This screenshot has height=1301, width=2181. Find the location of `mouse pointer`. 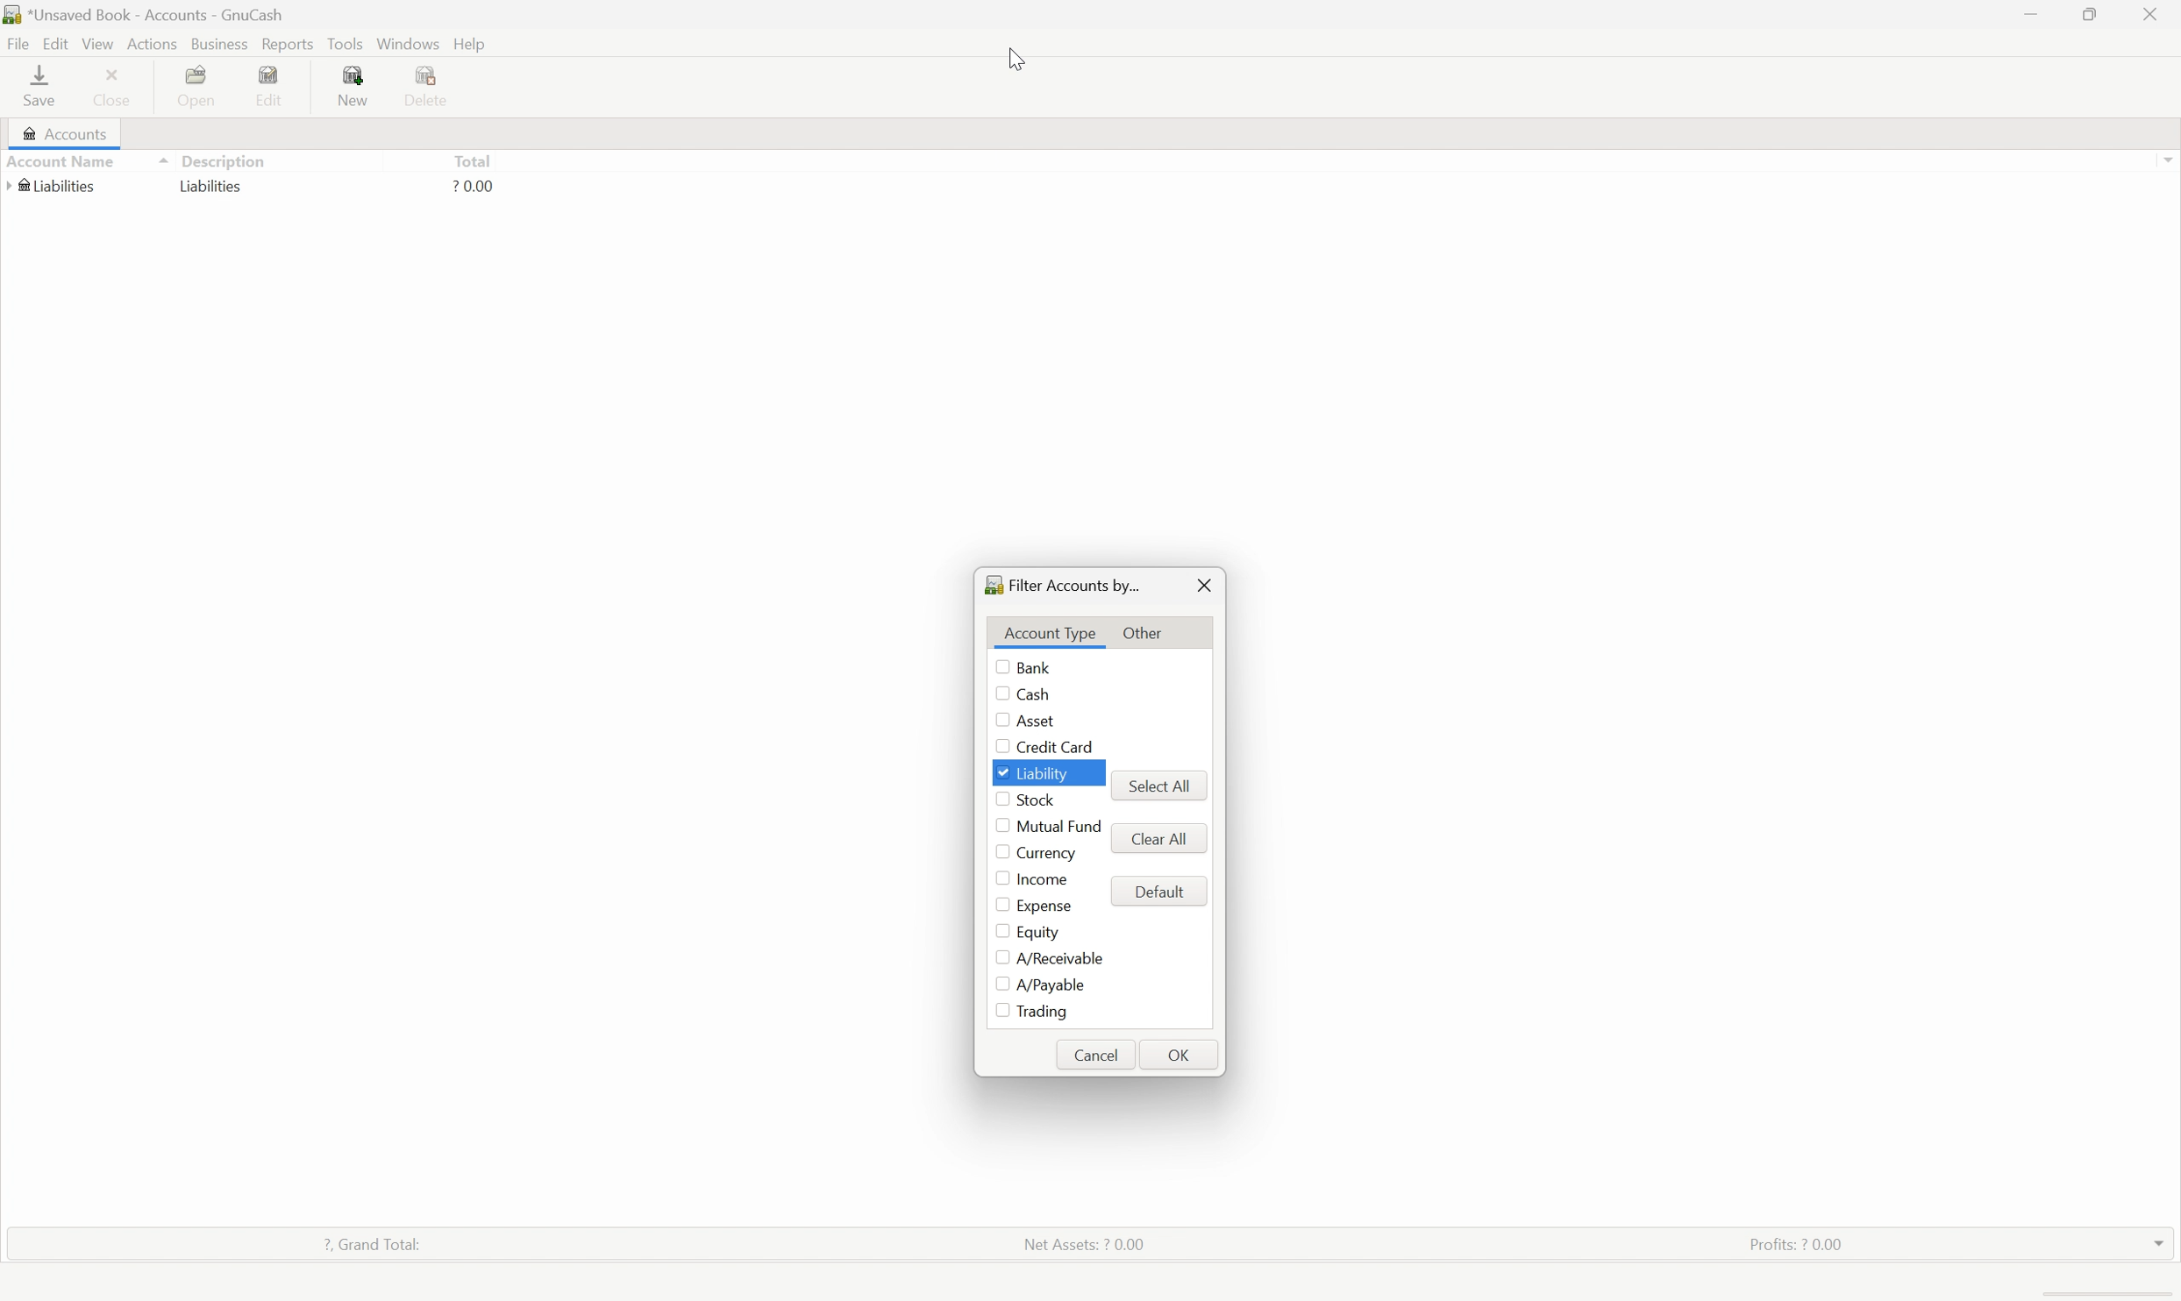

mouse pointer is located at coordinates (1012, 784).